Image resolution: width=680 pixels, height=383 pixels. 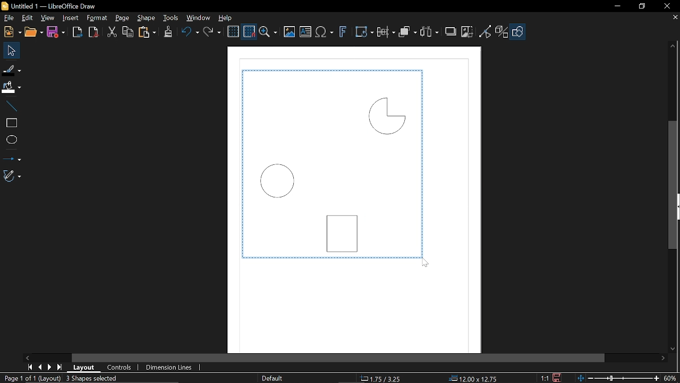 I want to click on Dimension lines, so click(x=167, y=368).